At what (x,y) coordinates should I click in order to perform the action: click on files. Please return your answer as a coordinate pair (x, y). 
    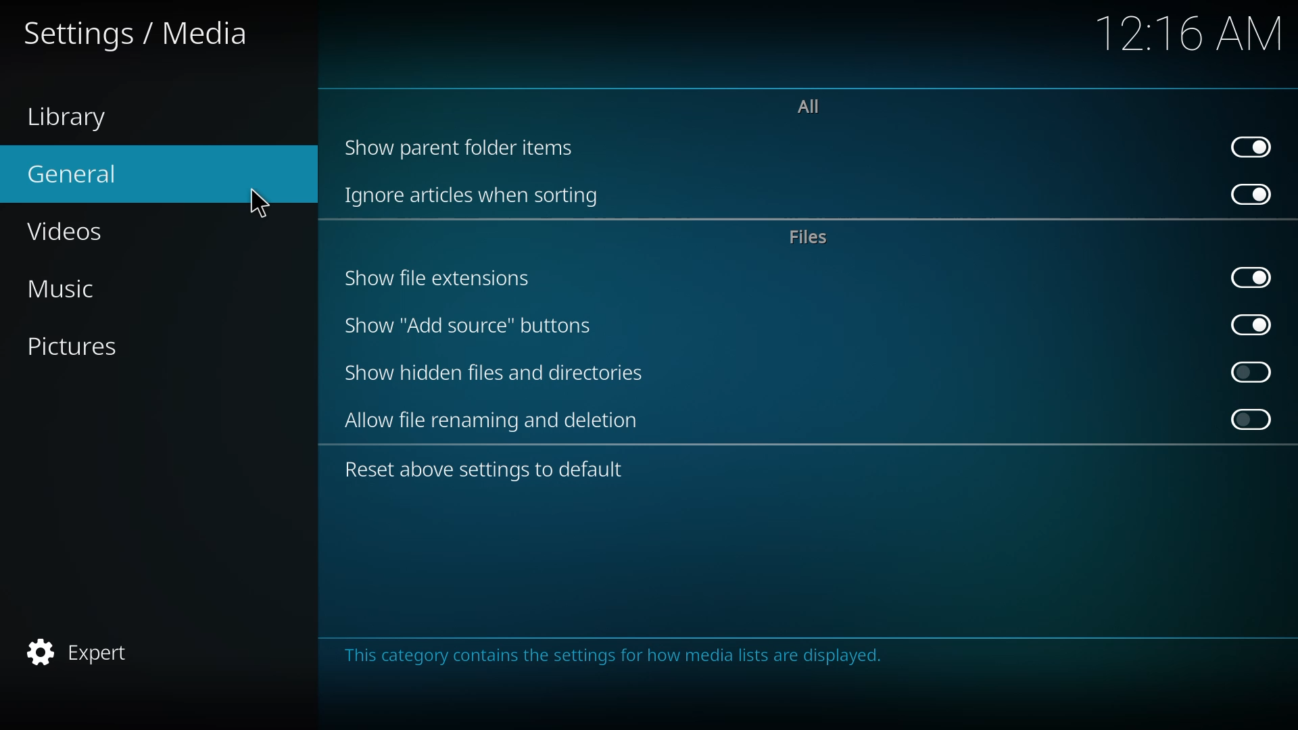
    Looking at the image, I should click on (812, 237).